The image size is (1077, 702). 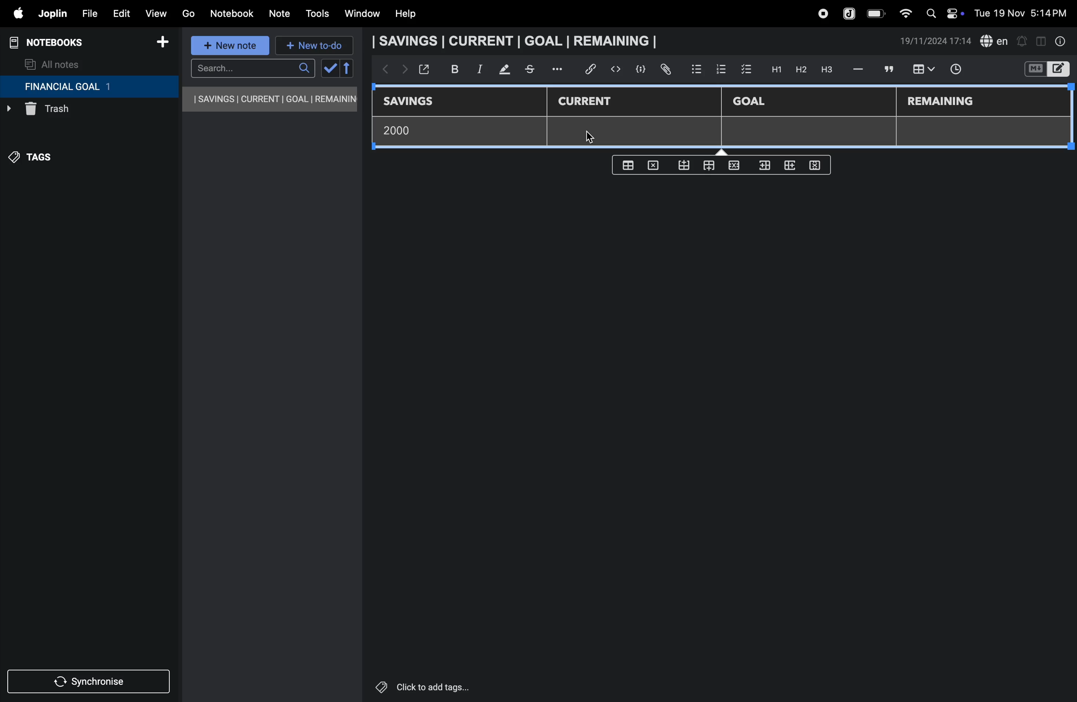 What do you see at coordinates (559, 69) in the screenshot?
I see `options` at bounding box center [559, 69].